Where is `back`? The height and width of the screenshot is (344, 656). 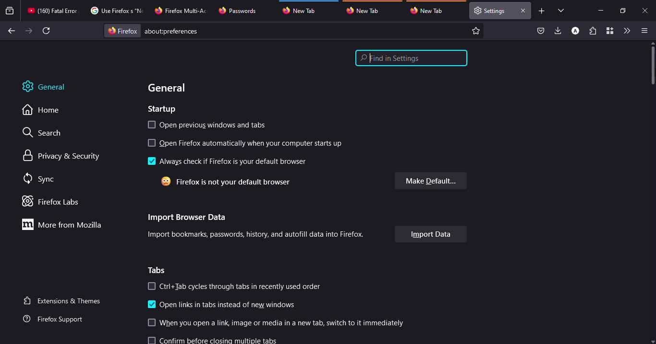
back is located at coordinates (10, 31).